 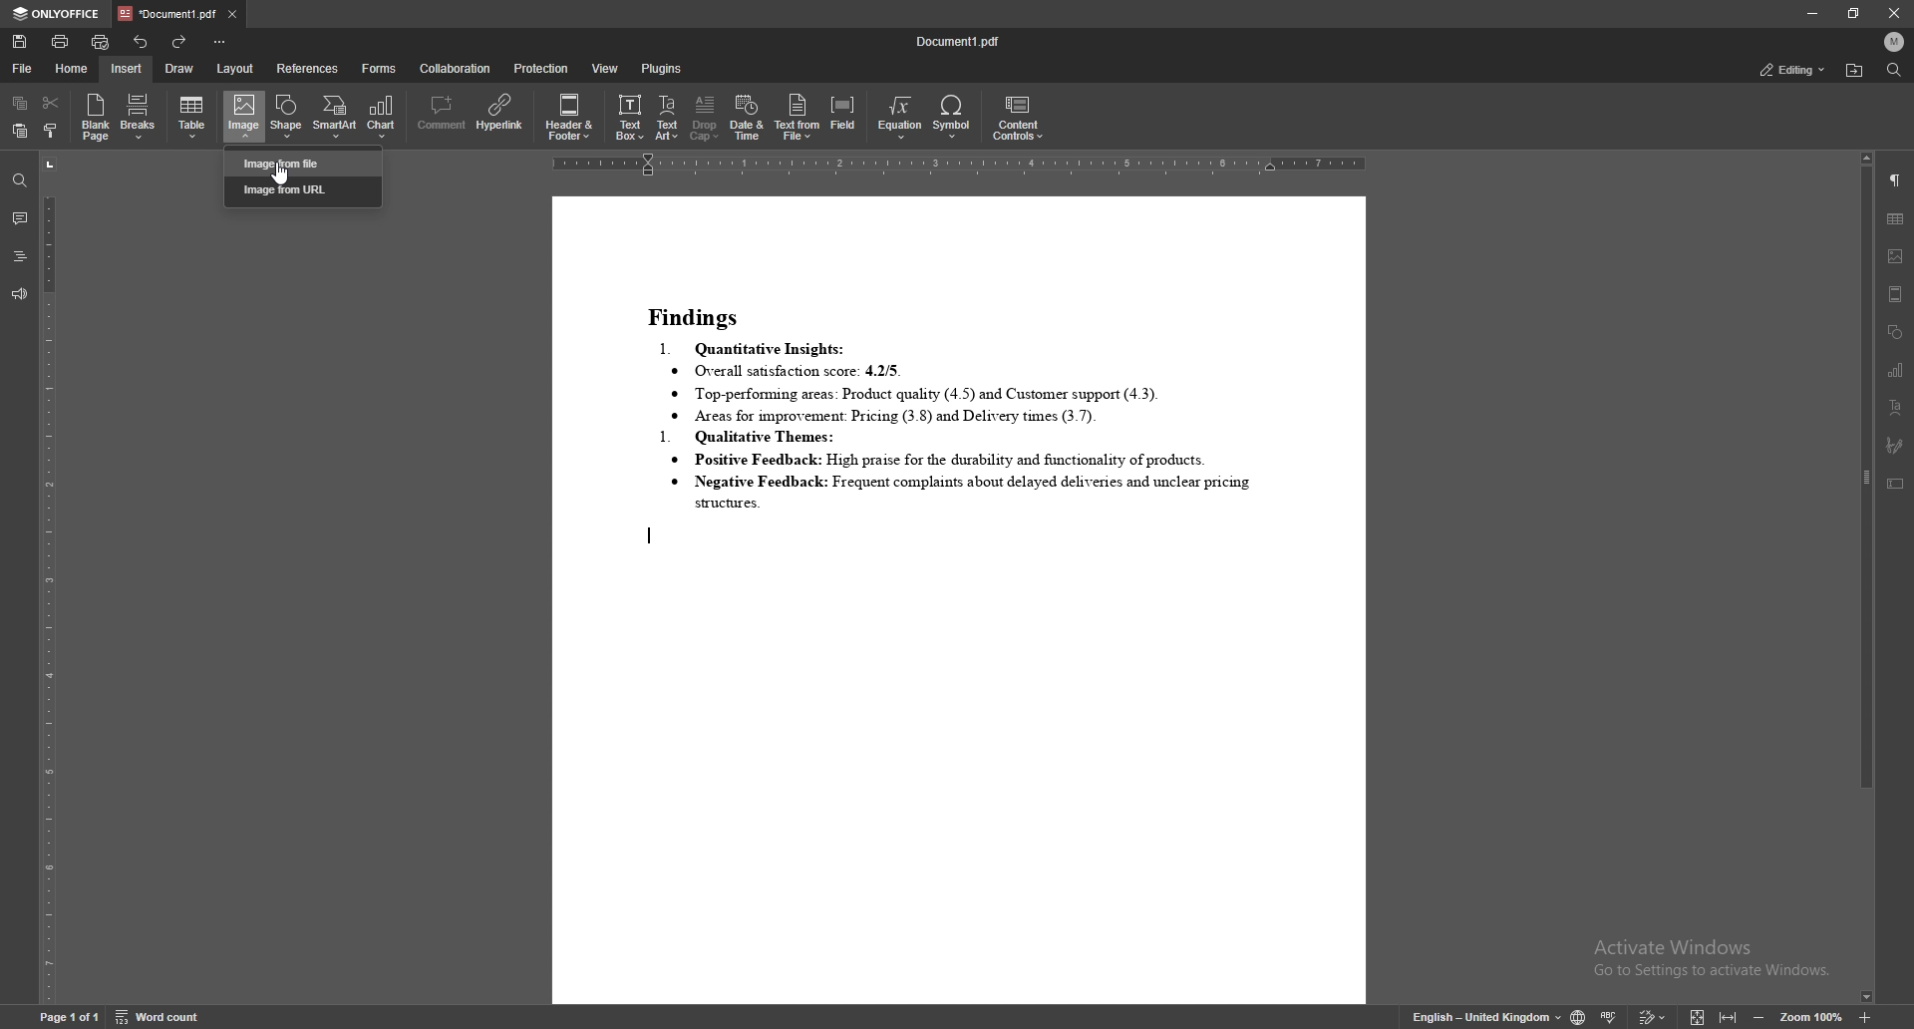 What do you see at coordinates (308, 69) in the screenshot?
I see `references` at bounding box center [308, 69].